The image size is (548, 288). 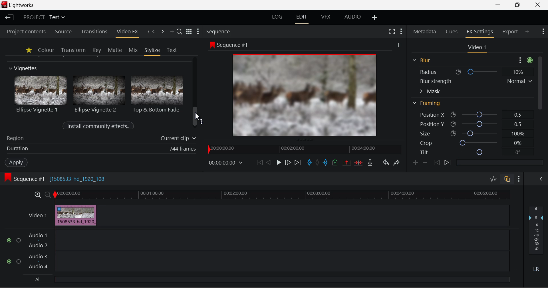 I want to click on Decibel Level, so click(x=536, y=241).